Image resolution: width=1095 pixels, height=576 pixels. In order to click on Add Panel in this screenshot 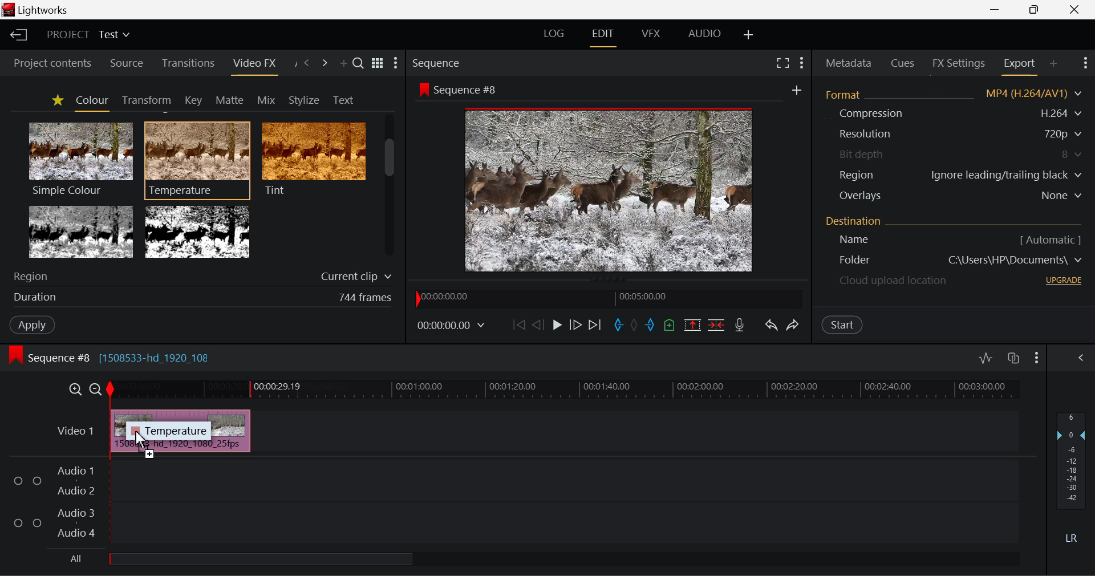, I will do `click(342, 63)`.